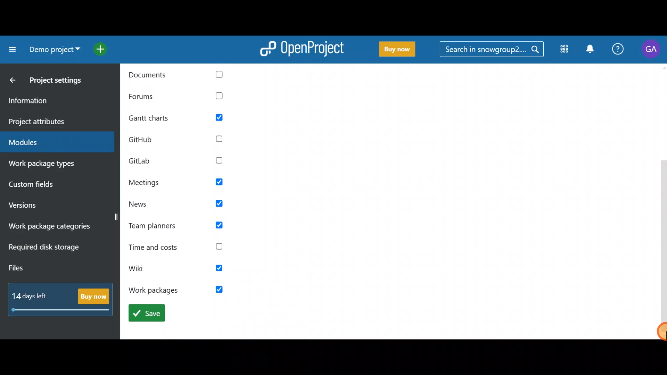 The width and height of the screenshot is (667, 375). I want to click on Project attributes, so click(55, 122).